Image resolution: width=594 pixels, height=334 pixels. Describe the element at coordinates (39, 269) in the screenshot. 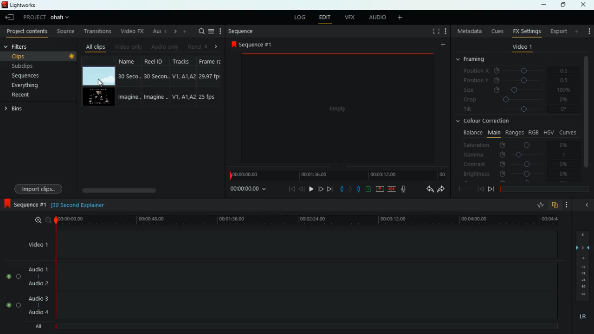

I see `audio 1` at that location.